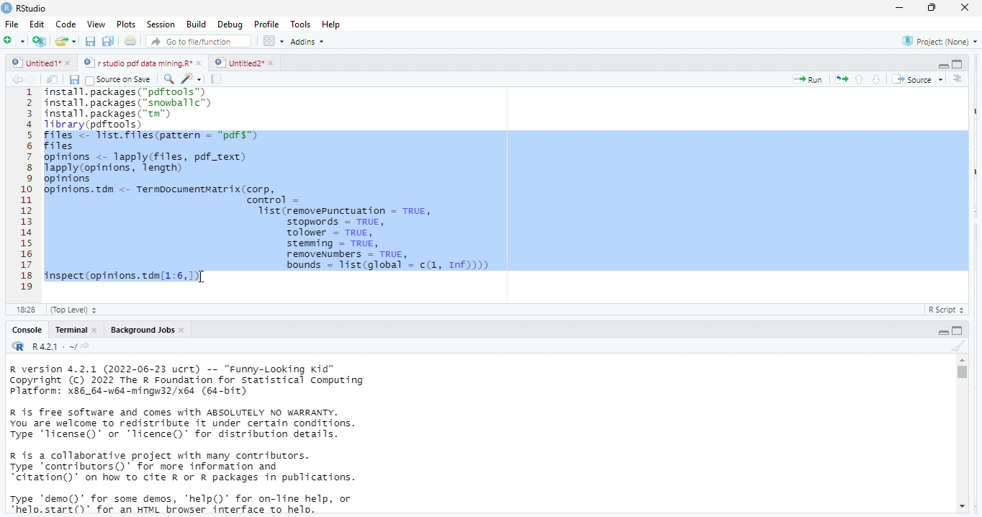 This screenshot has height=517, width=982. Describe the element at coordinates (966, 8) in the screenshot. I see `close` at that location.